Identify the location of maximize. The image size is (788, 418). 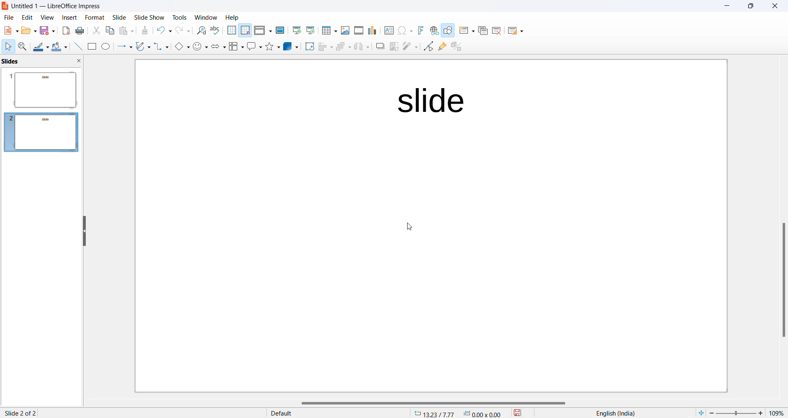
(751, 8).